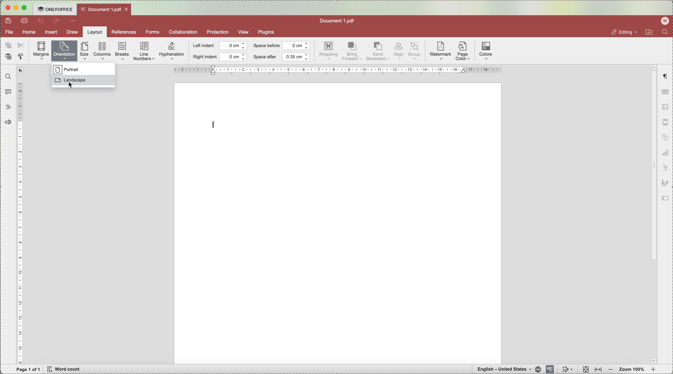 The image size is (673, 374). I want to click on ruler, so click(21, 215).